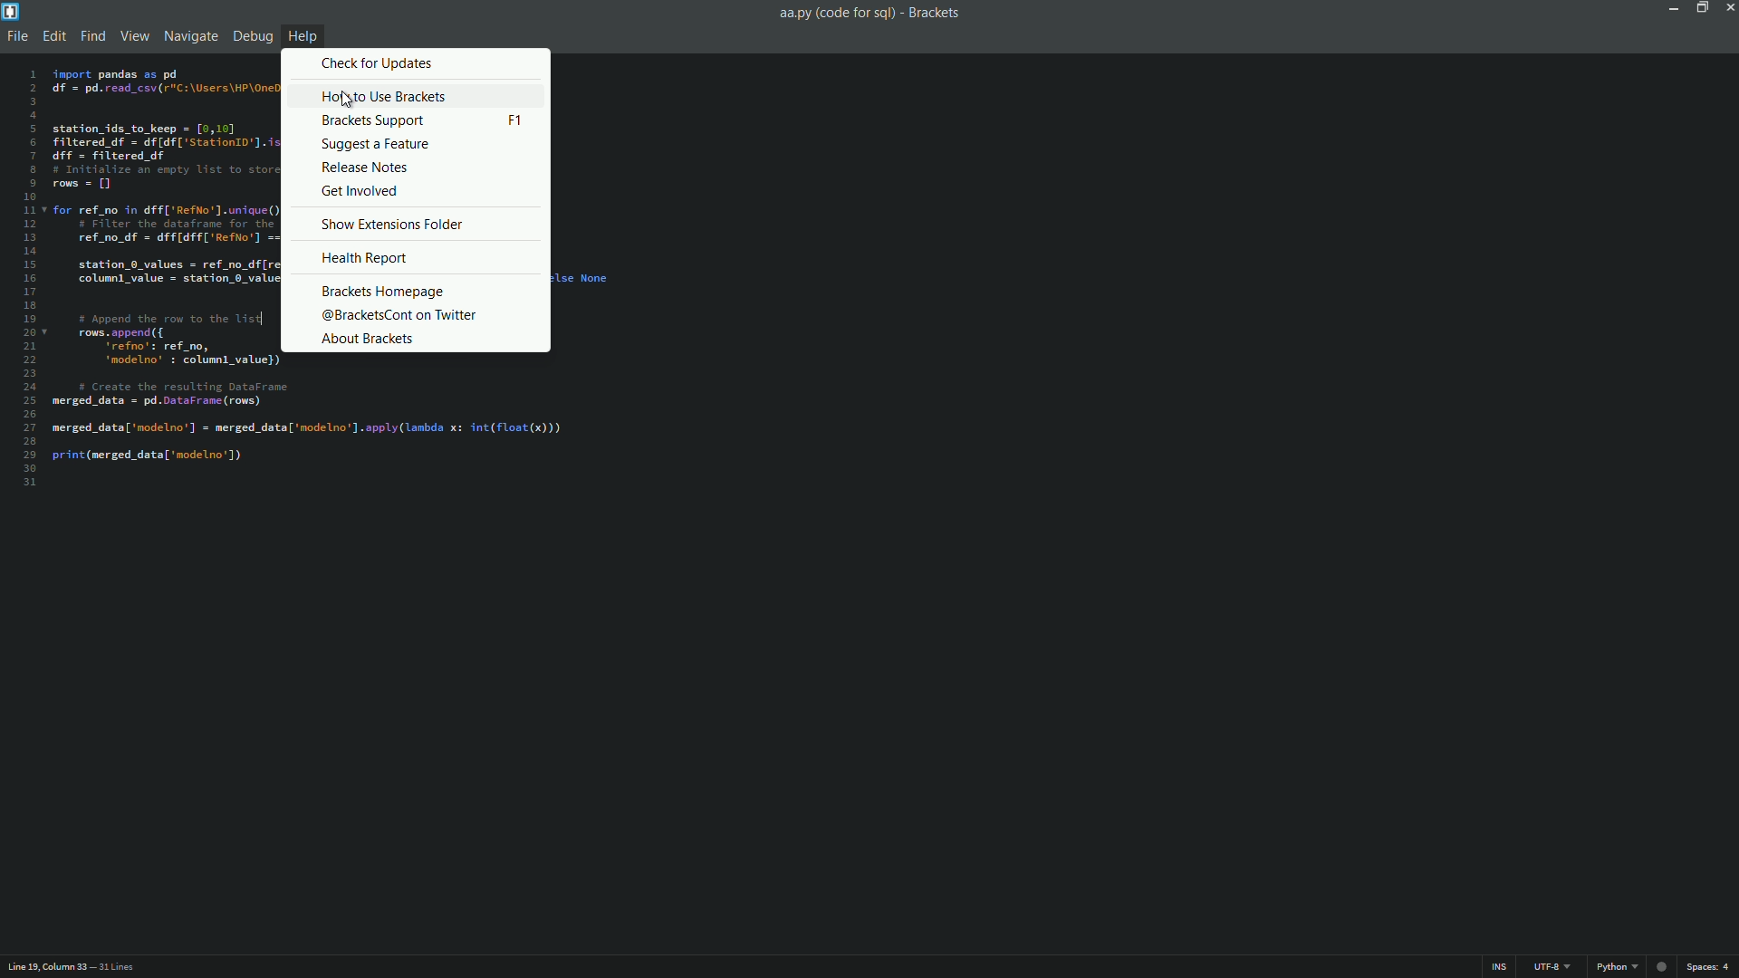 The width and height of the screenshot is (1739, 978). Describe the element at coordinates (372, 120) in the screenshot. I see `brackets support` at that location.